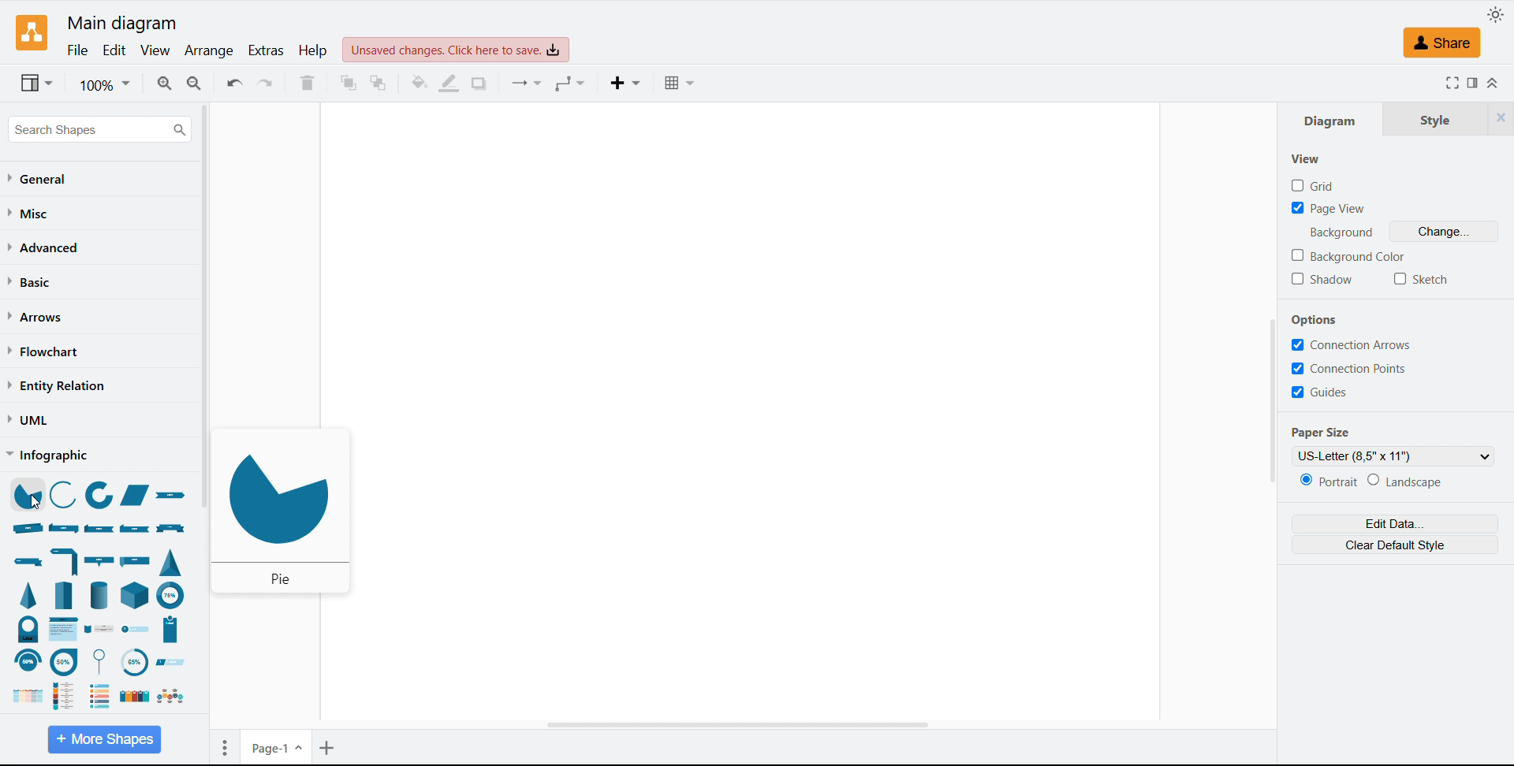 The width and height of the screenshot is (1514, 766). I want to click on cube, so click(133, 597).